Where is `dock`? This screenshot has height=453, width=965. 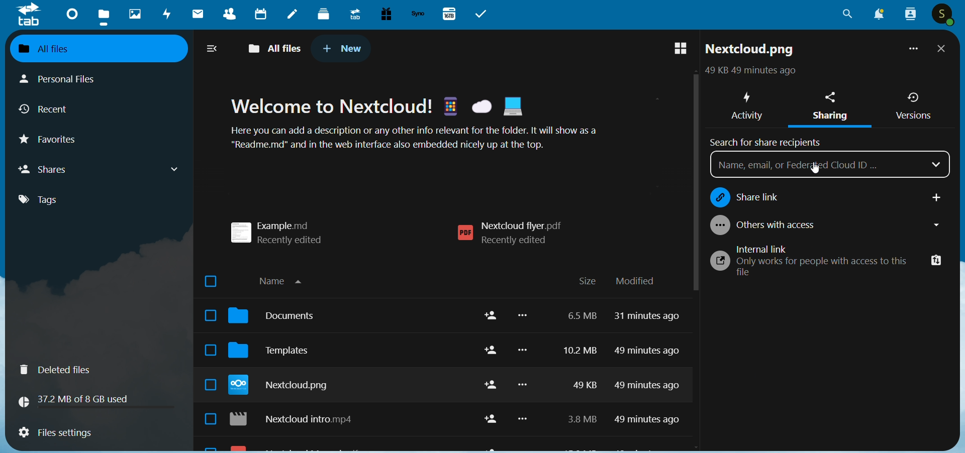
dock is located at coordinates (324, 14).